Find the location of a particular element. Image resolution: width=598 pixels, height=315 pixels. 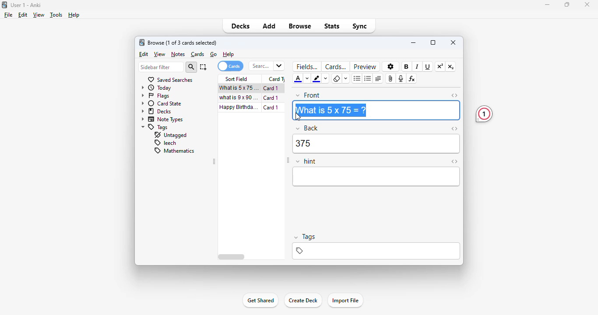

view is located at coordinates (160, 54).